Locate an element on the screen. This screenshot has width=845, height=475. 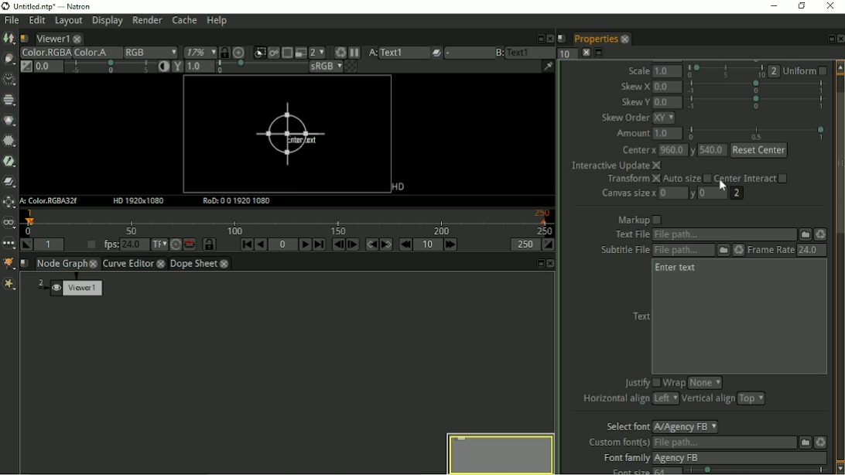
Render is located at coordinates (148, 22).